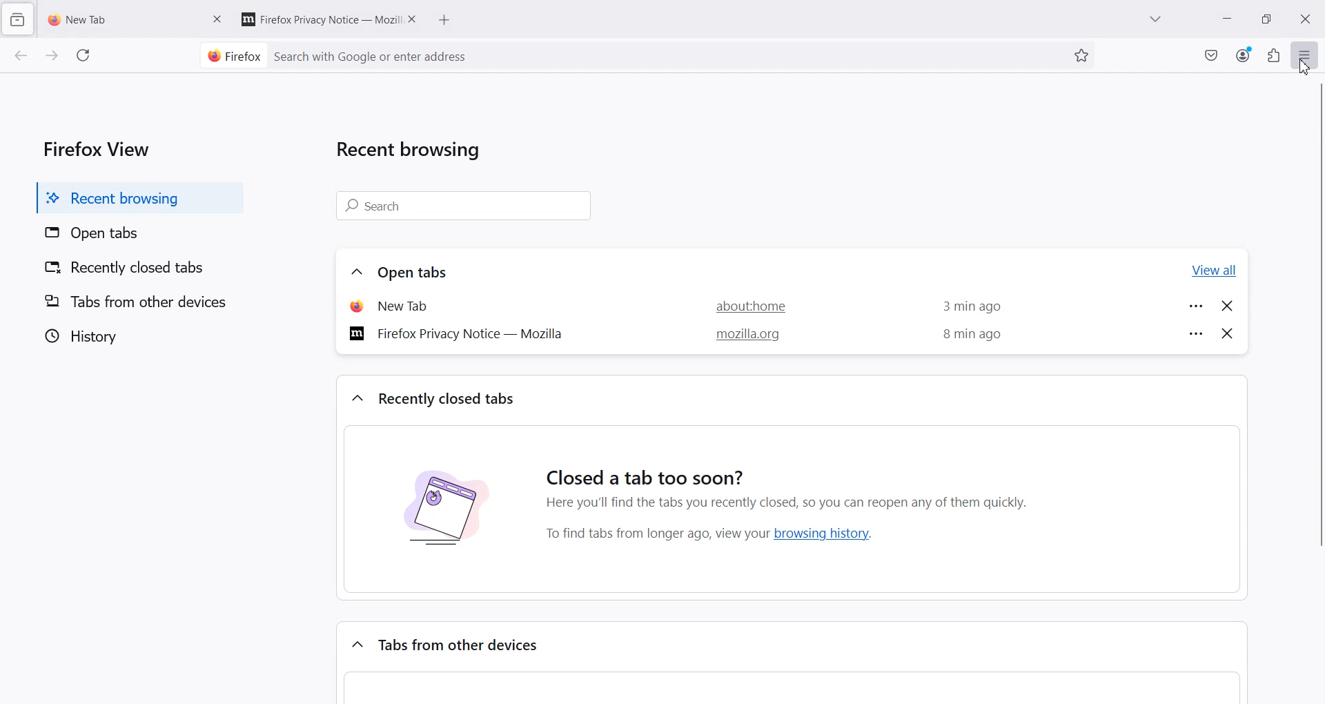  What do you see at coordinates (462, 645) in the screenshot?
I see `Tabs from other devices` at bounding box center [462, 645].